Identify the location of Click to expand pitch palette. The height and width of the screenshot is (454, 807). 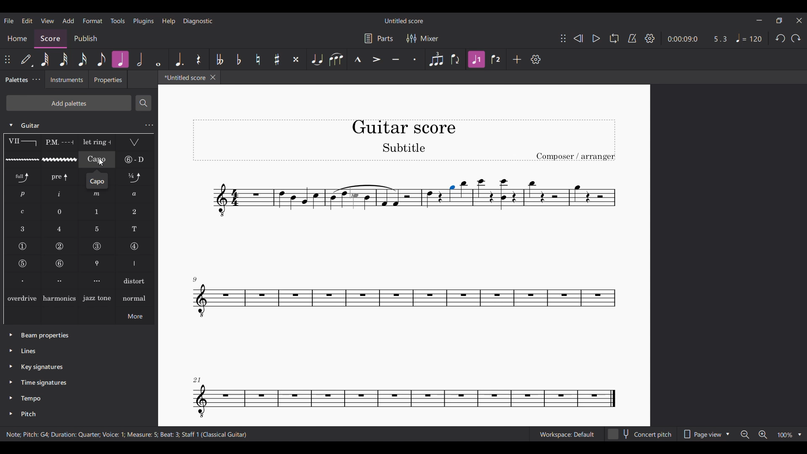
(11, 414).